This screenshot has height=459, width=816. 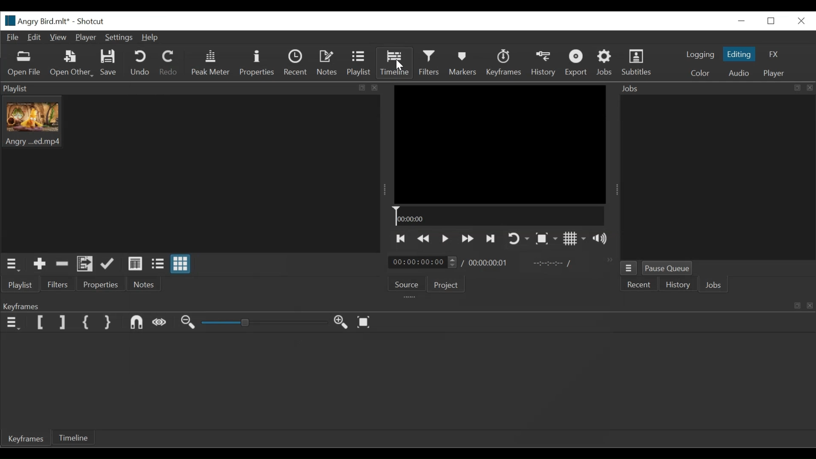 I want to click on Open Other, so click(x=71, y=63).